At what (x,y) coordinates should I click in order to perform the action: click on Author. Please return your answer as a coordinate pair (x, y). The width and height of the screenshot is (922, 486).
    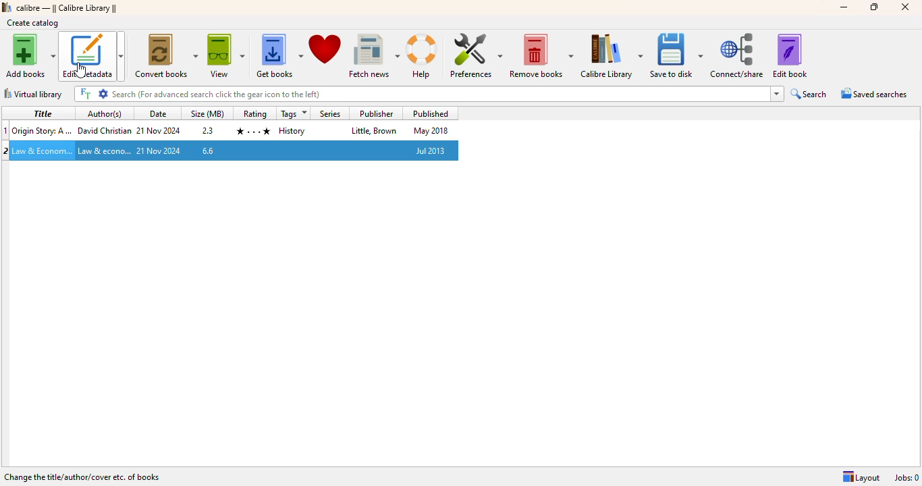
    Looking at the image, I should click on (104, 151).